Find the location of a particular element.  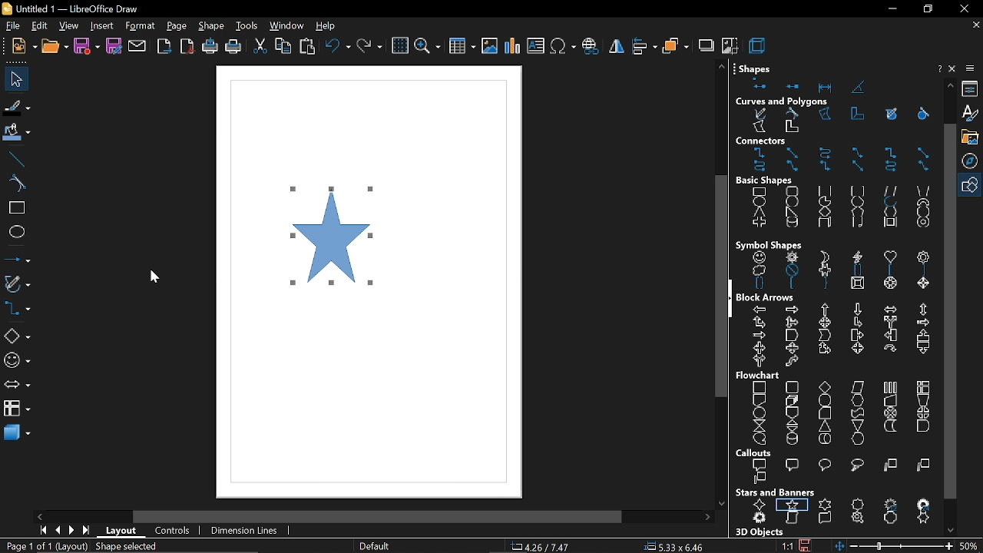

insert hyperlink is located at coordinates (591, 47).